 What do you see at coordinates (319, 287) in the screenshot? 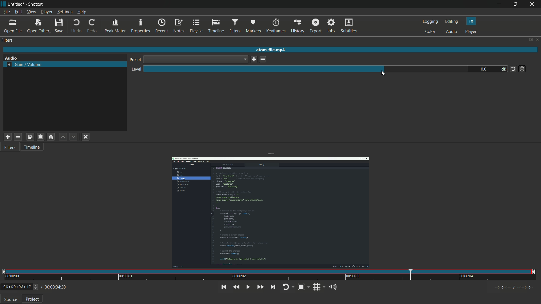
I see `toggle grid` at bounding box center [319, 287].